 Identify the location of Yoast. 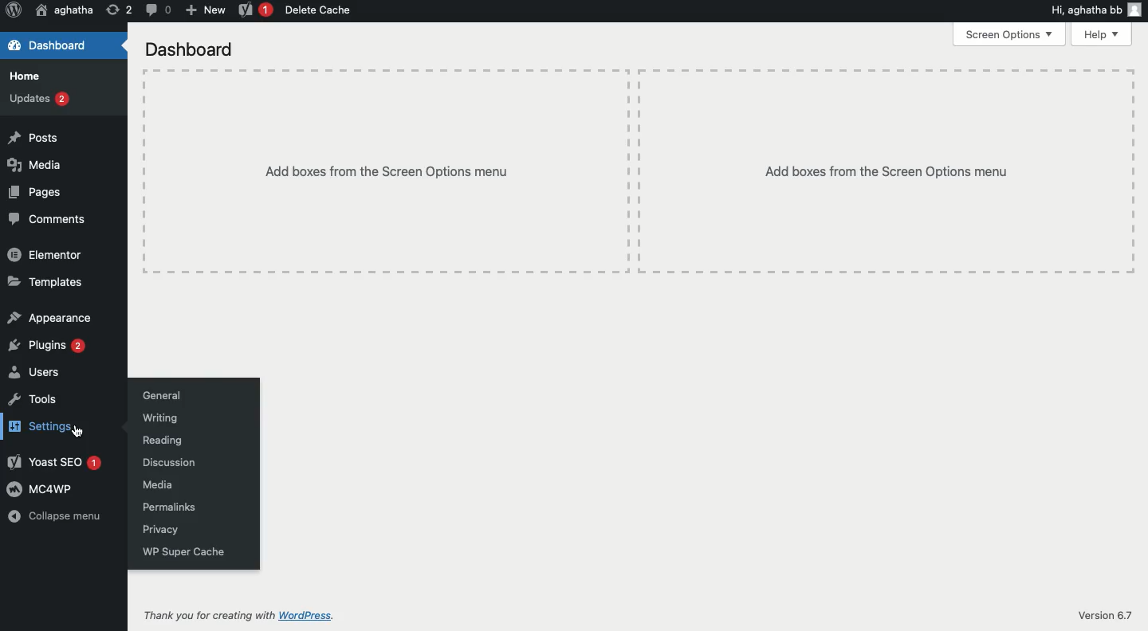
(252, 10).